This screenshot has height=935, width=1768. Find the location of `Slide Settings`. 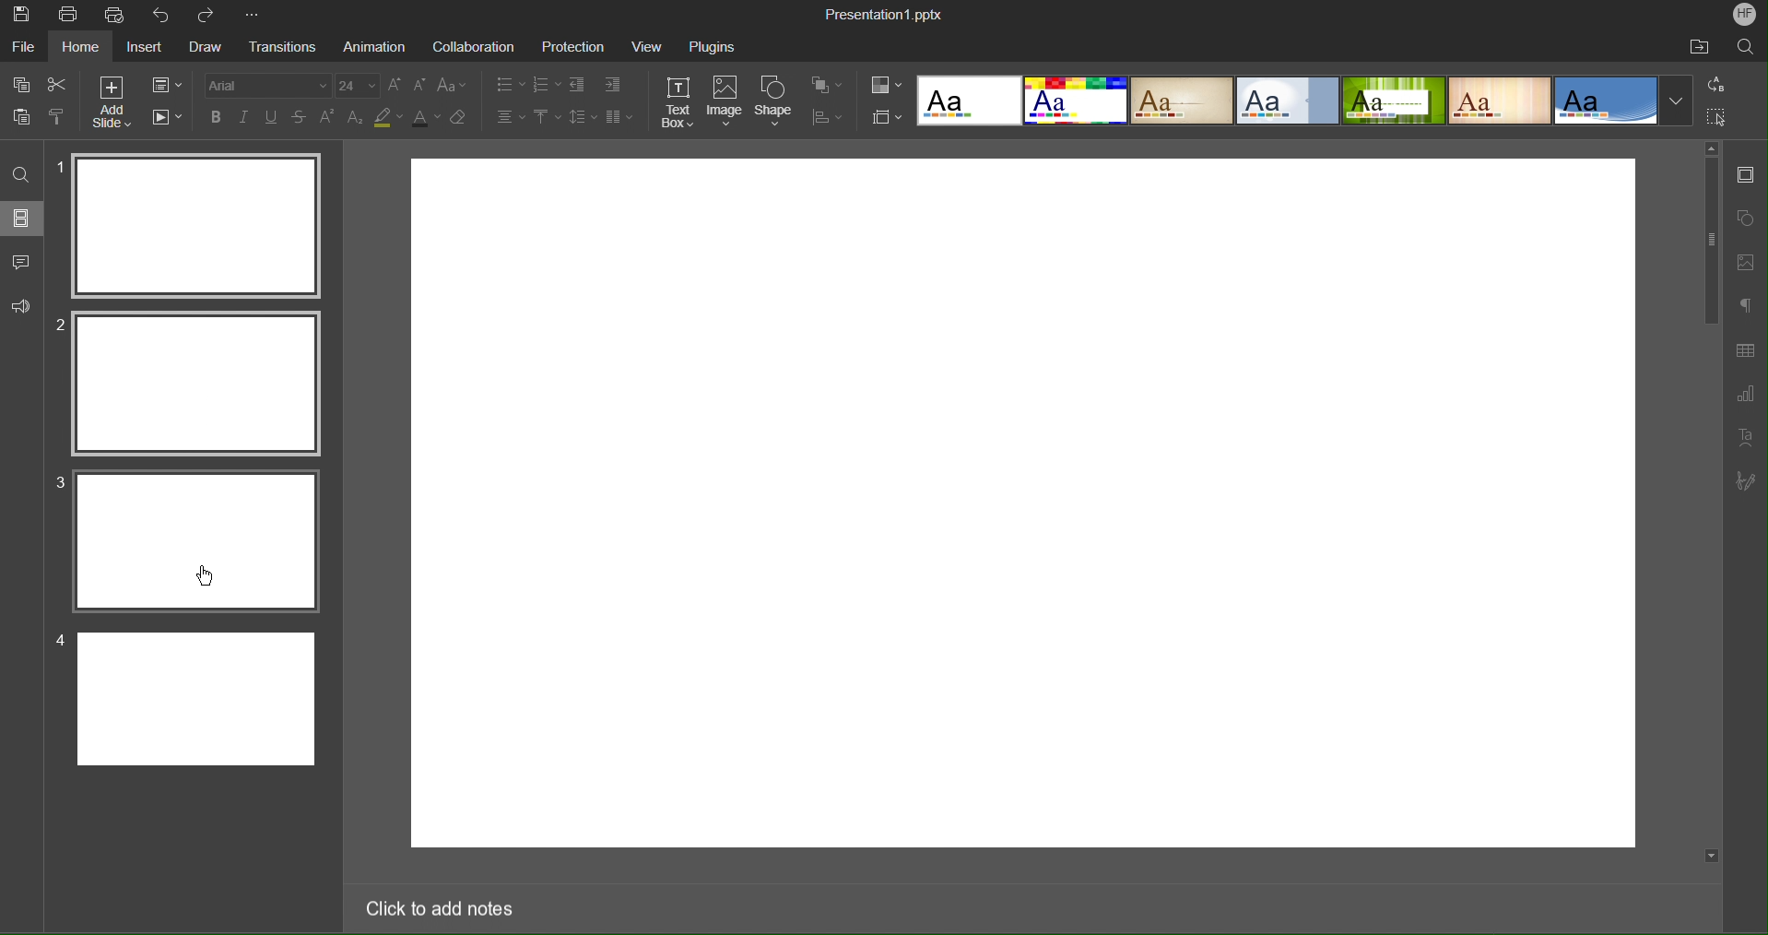

Slide Settings is located at coordinates (1747, 174).